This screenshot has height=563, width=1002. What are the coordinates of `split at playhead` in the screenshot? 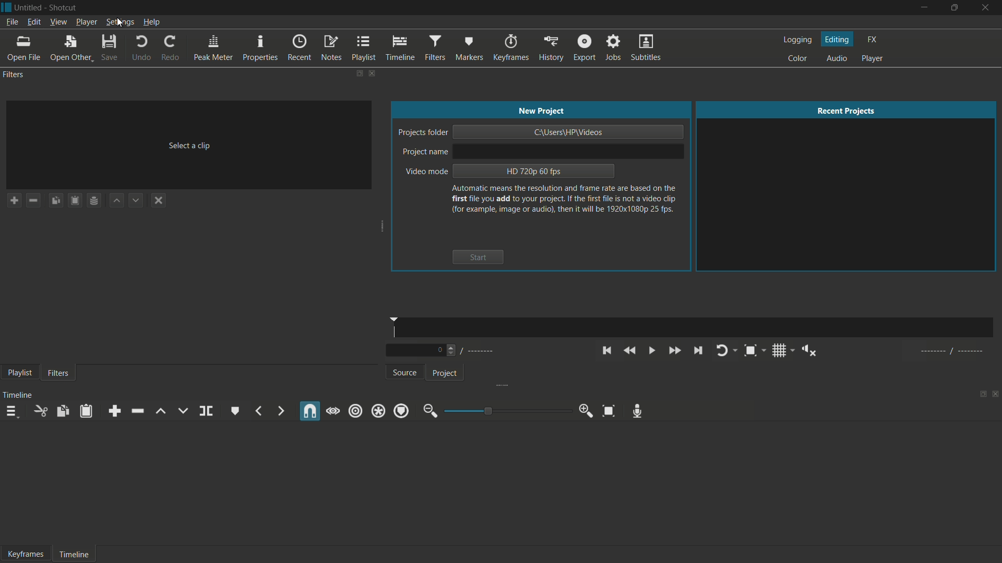 It's located at (207, 411).